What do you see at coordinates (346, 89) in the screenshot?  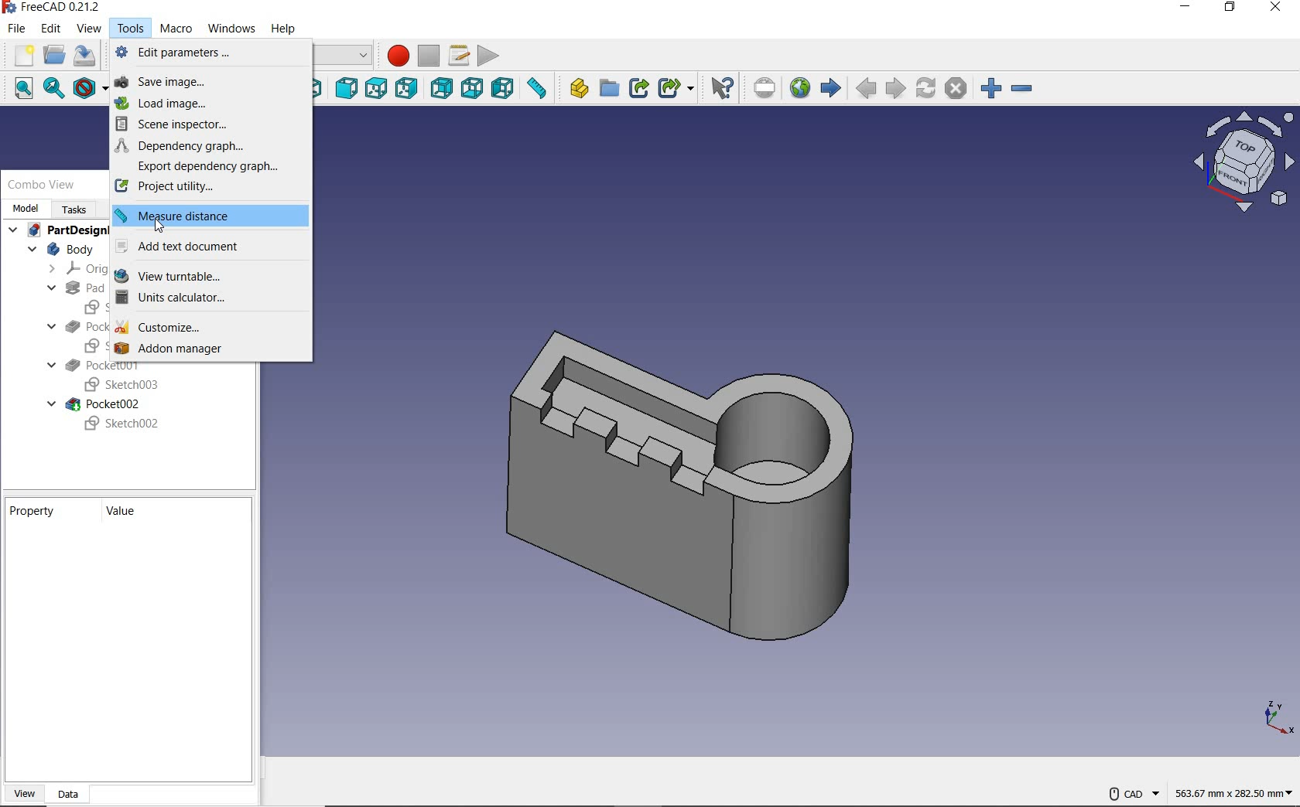 I see `front` at bounding box center [346, 89].